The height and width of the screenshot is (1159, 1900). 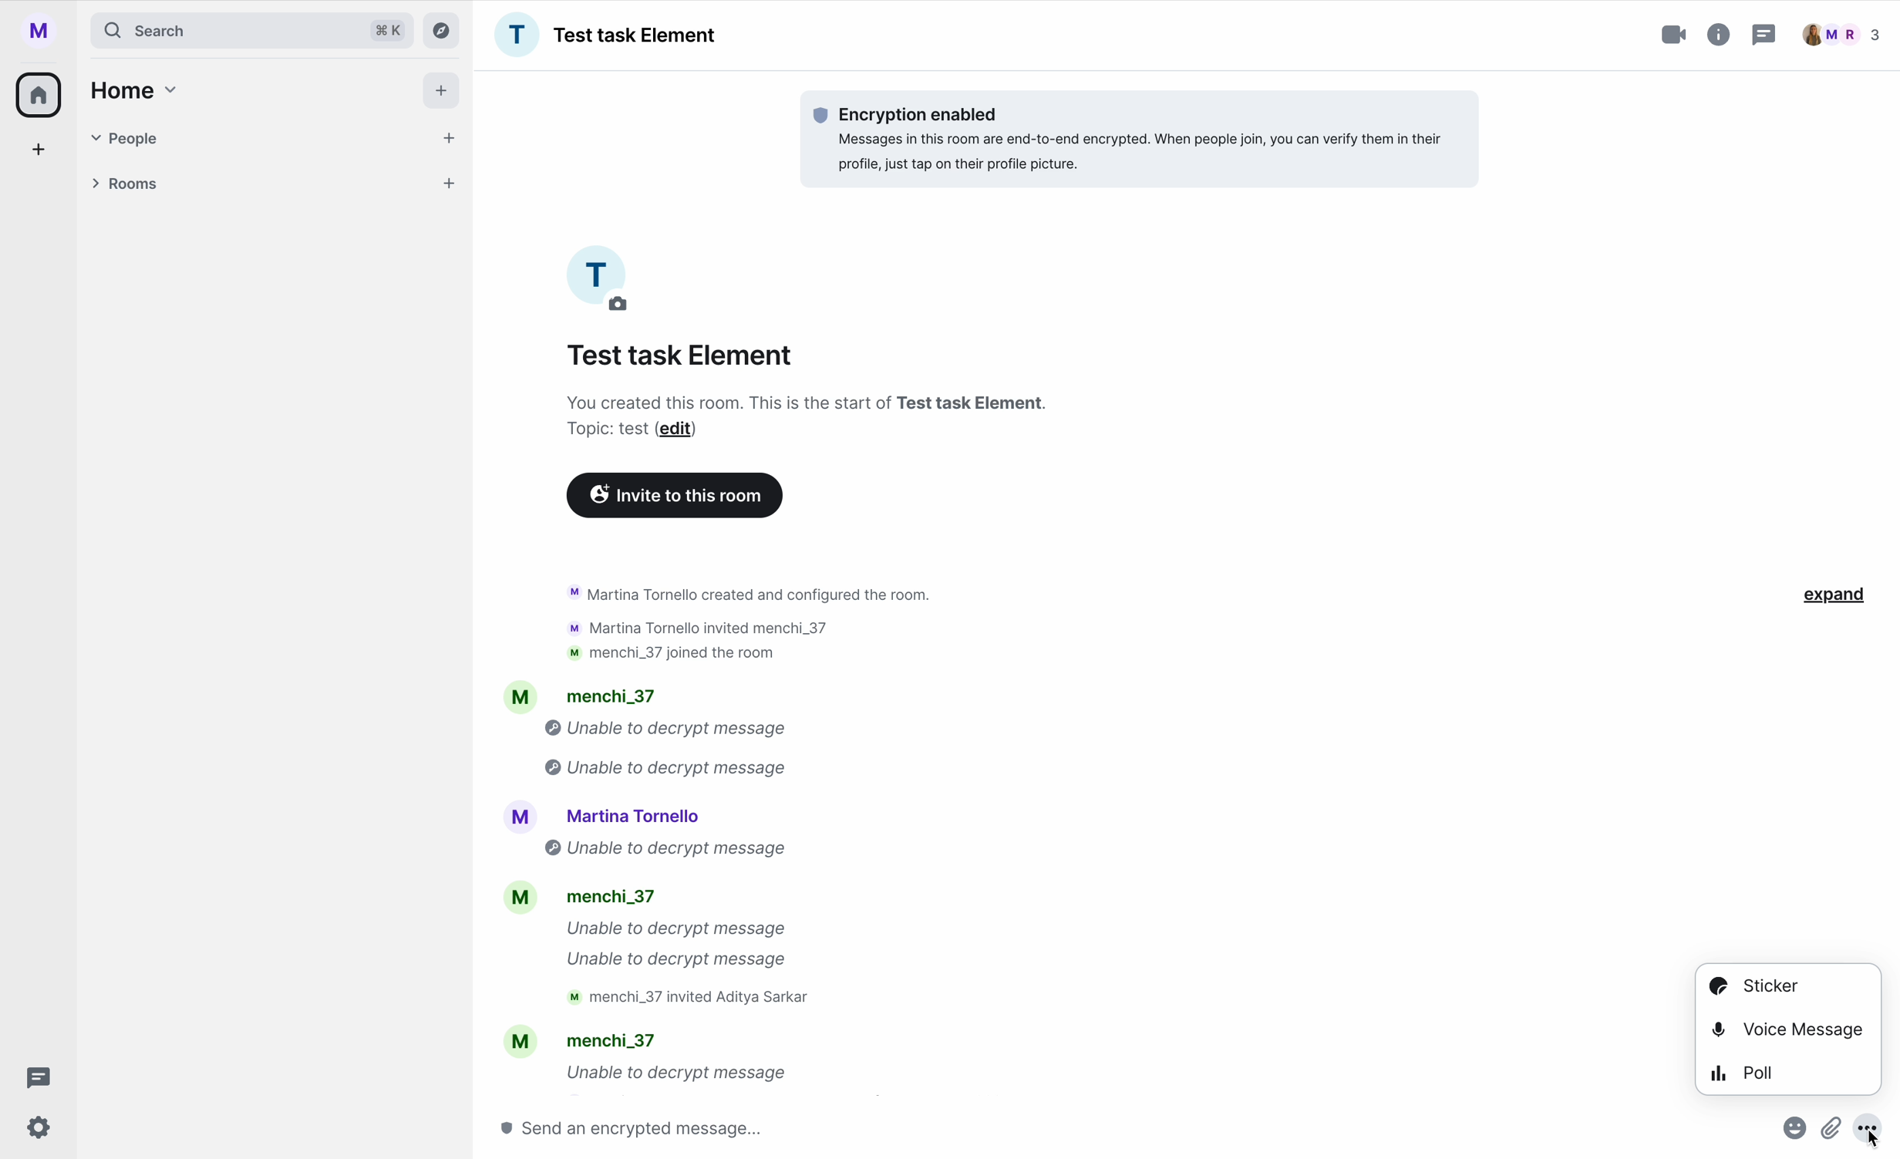 What do you see at coordinates (1720, 32) in the screenshot?
I see `information` at bounding box center [1720, 32].